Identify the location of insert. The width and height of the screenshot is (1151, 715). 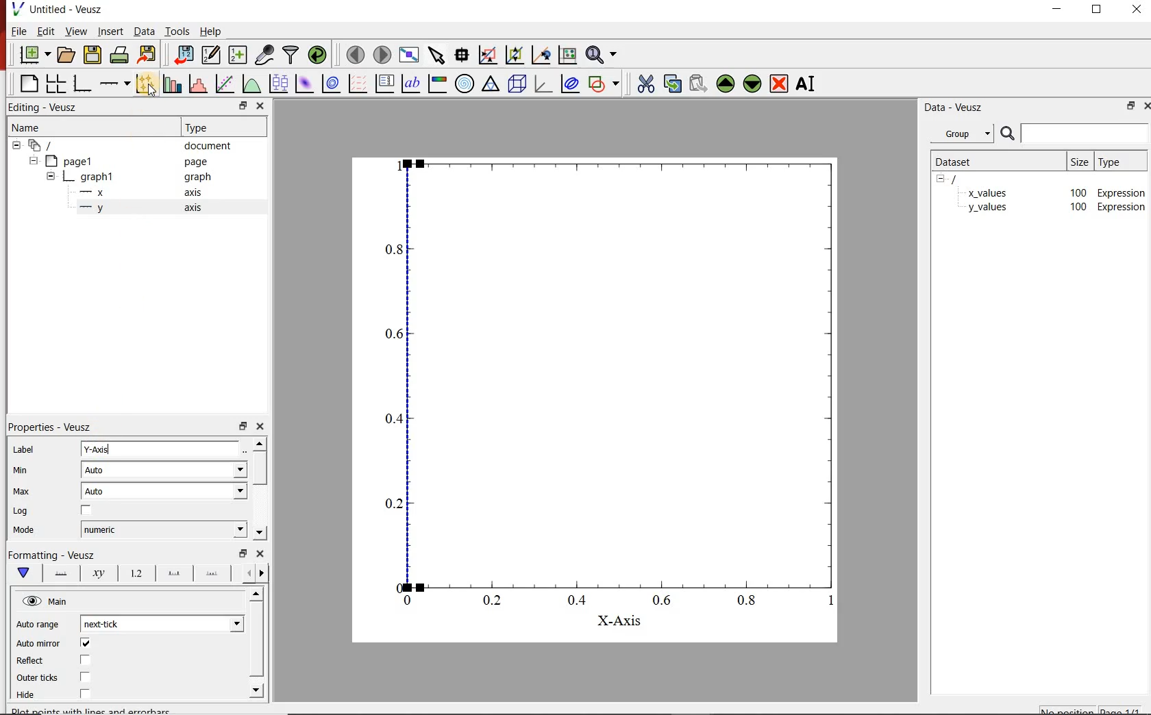
(110, 31).